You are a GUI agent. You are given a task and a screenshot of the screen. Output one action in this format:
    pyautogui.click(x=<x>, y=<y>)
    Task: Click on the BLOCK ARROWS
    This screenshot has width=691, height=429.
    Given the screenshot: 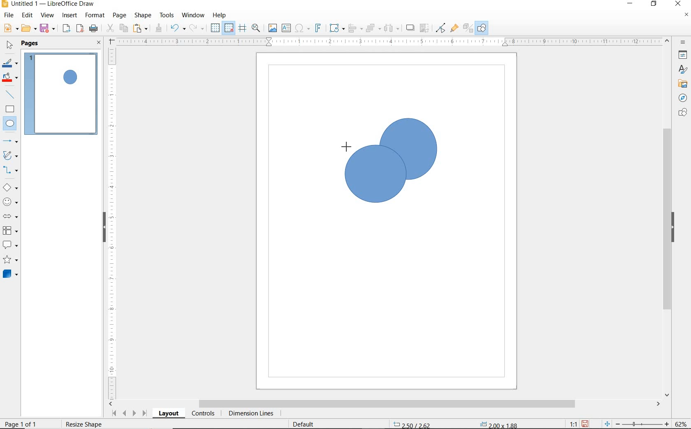 What is the action you would take?
    pyautogui.click(x=10, y=215)
    